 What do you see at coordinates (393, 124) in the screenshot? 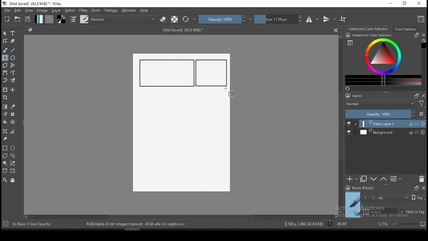
I see `layer` at bounding box center [393, 124].